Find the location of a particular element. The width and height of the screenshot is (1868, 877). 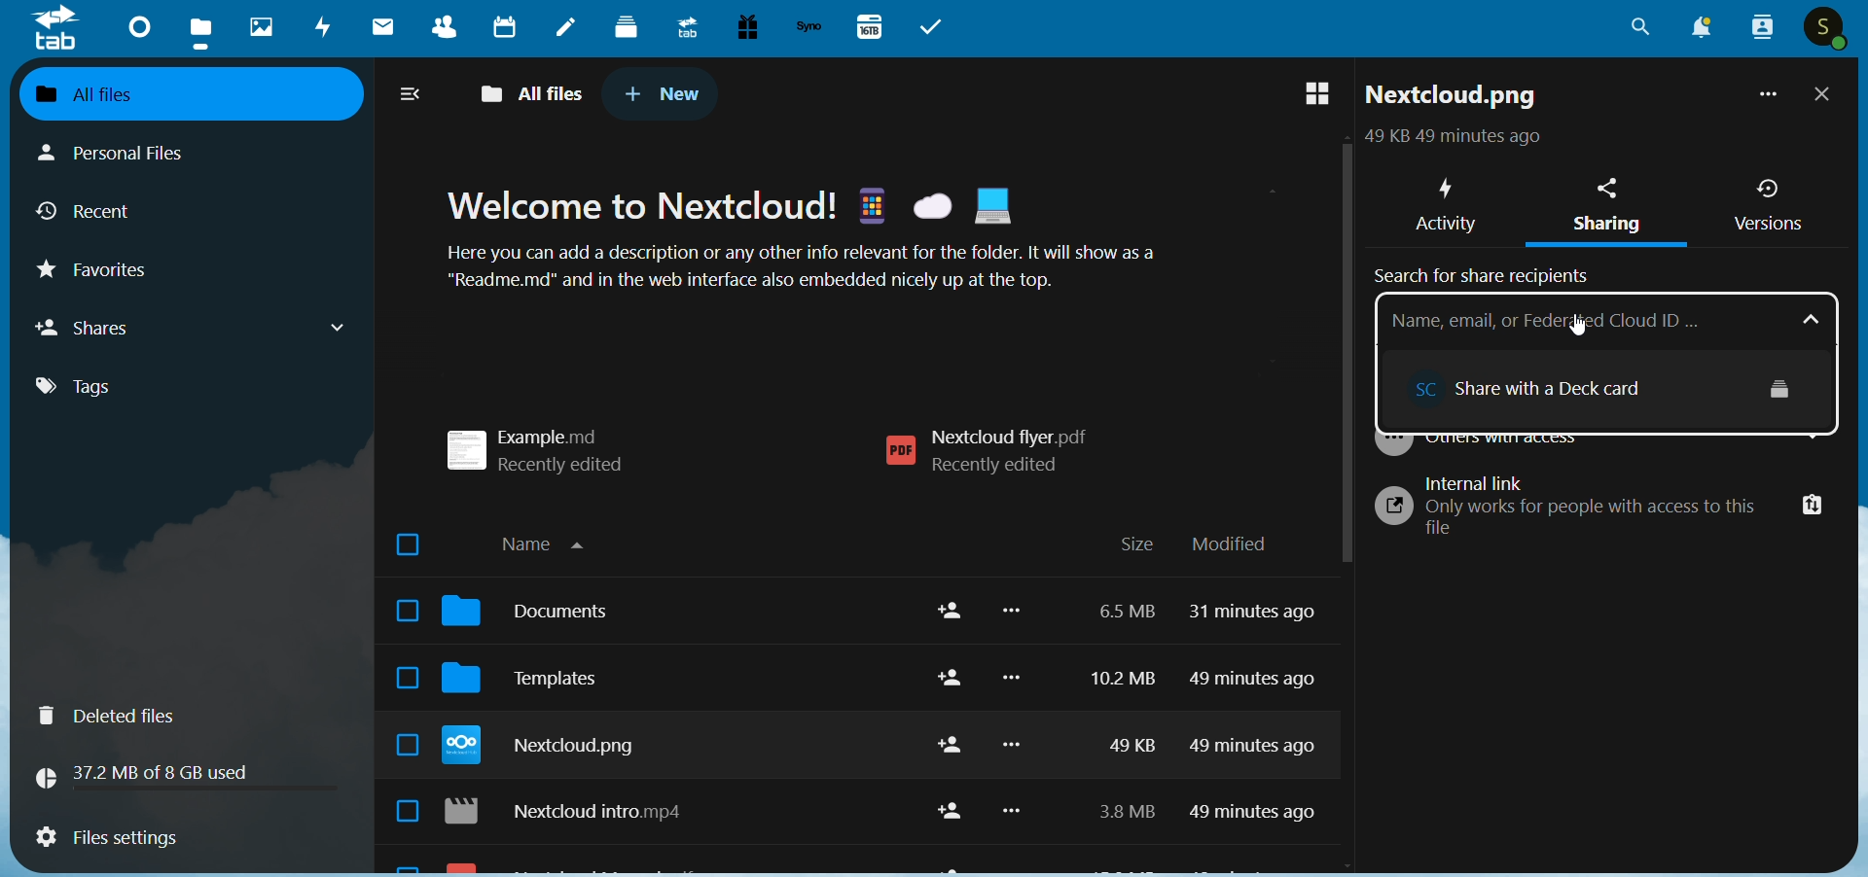

protected is located at coordinates (1781, 387).